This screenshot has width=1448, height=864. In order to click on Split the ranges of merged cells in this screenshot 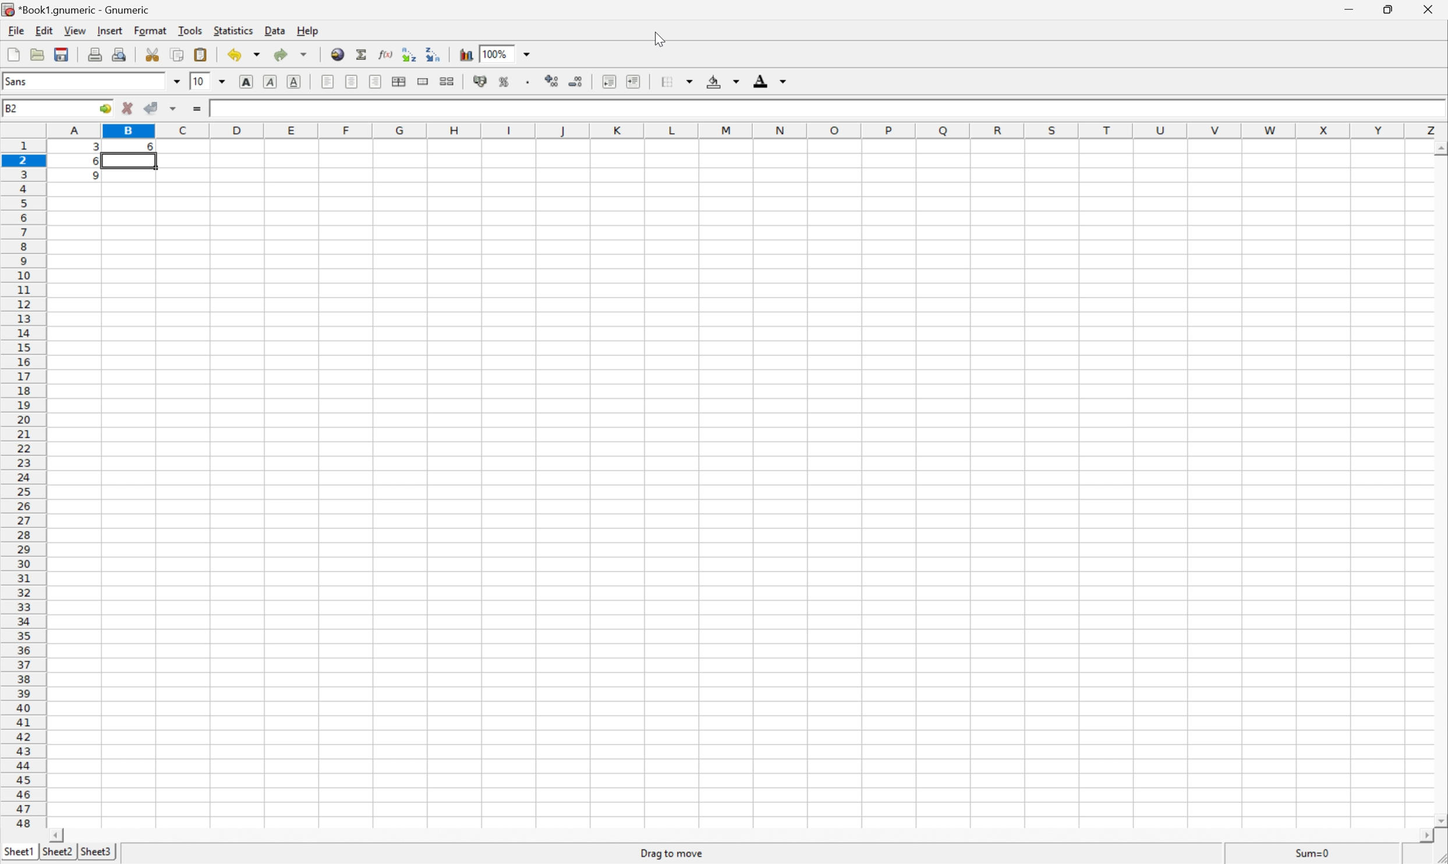, I will do `click(447, 82)`.